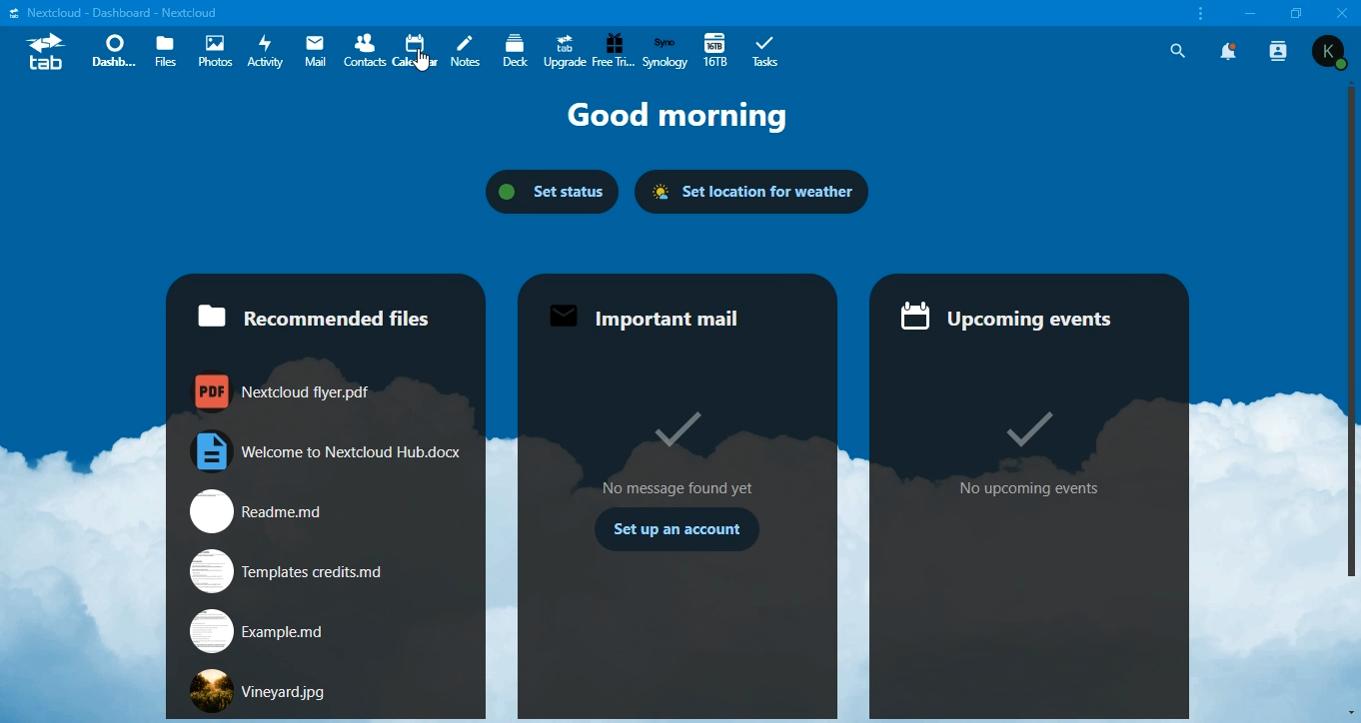 The height and width of the screenshot is (723, 1361). I want to click on templates credits.md, so click(286, 571).